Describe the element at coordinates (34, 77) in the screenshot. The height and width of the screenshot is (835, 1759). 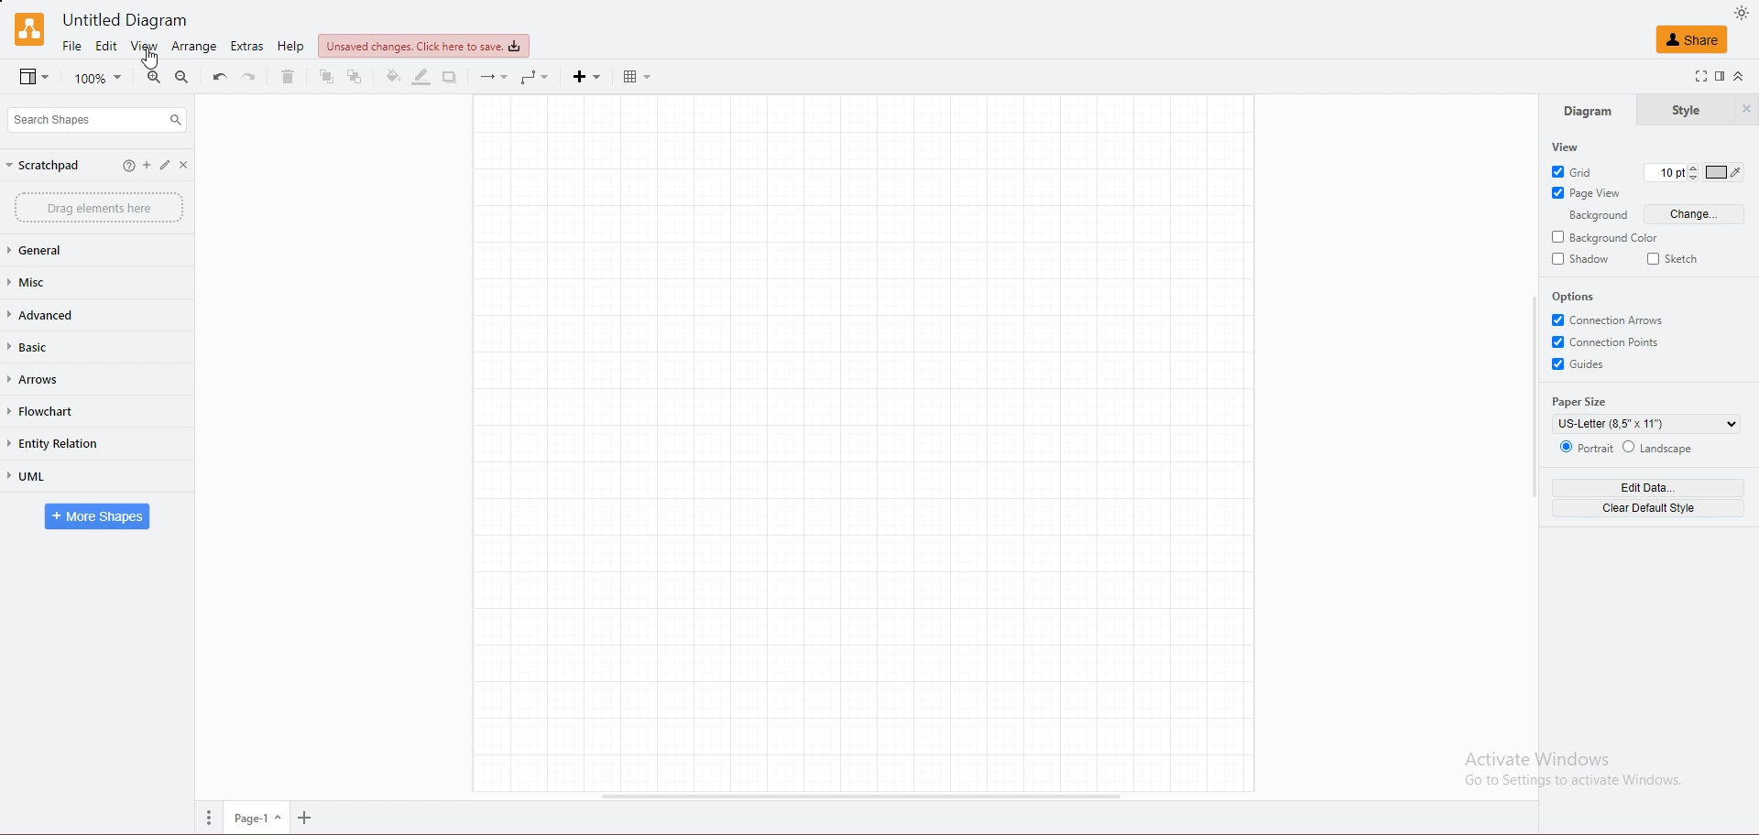
I see `view` at that location.